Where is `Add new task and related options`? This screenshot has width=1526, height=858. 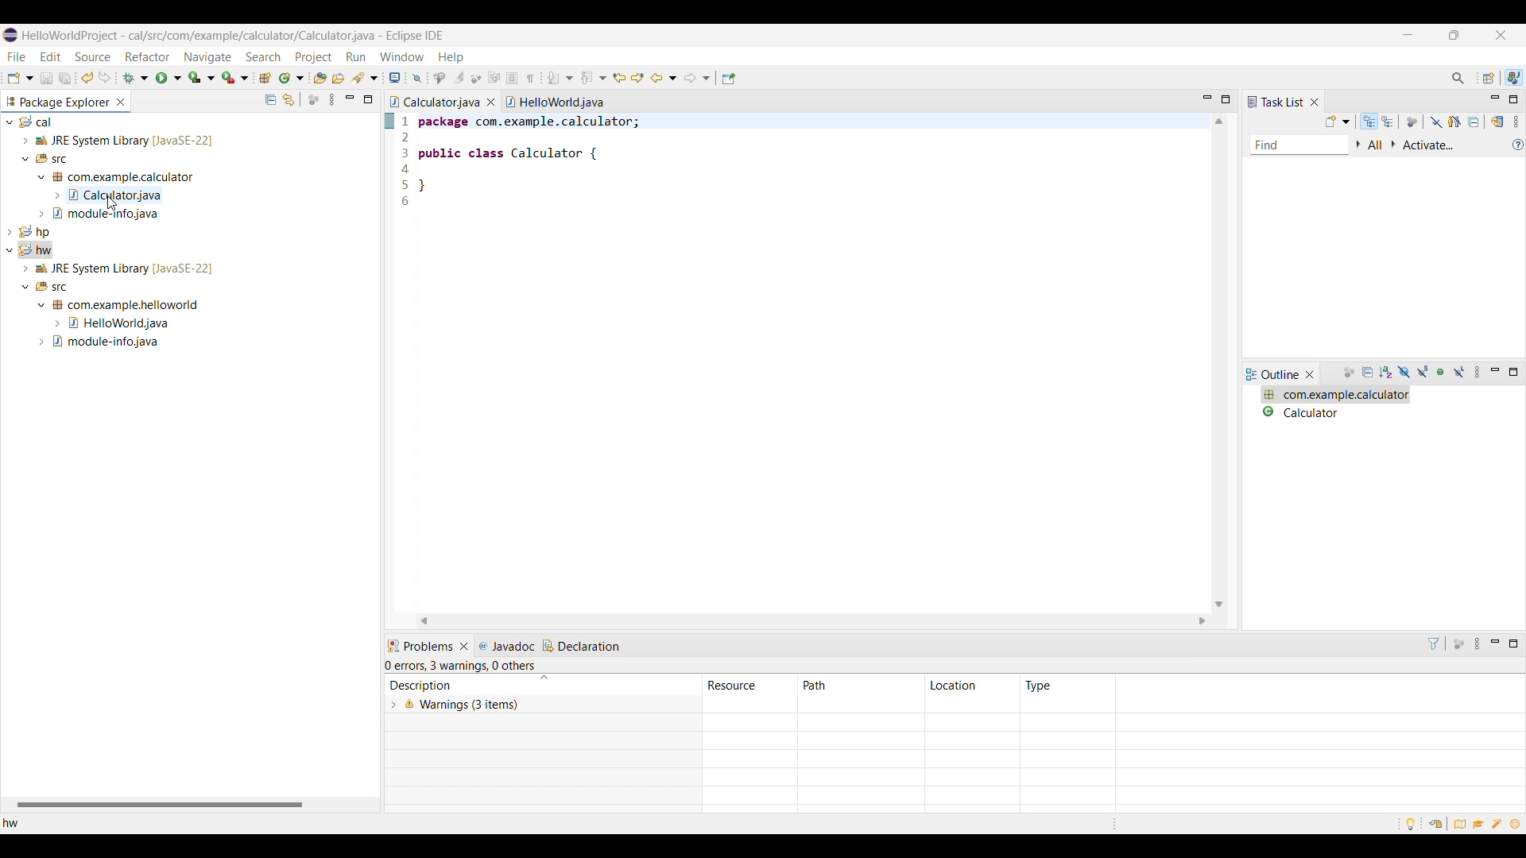 Add new task and related options is located at coordinates (1338, 122).